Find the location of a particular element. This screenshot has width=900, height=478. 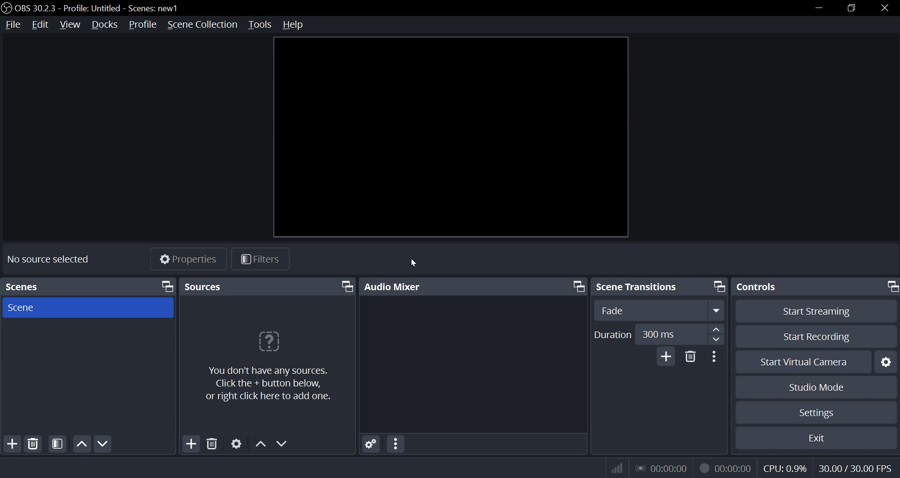

help is located at coordinates (297, 24).